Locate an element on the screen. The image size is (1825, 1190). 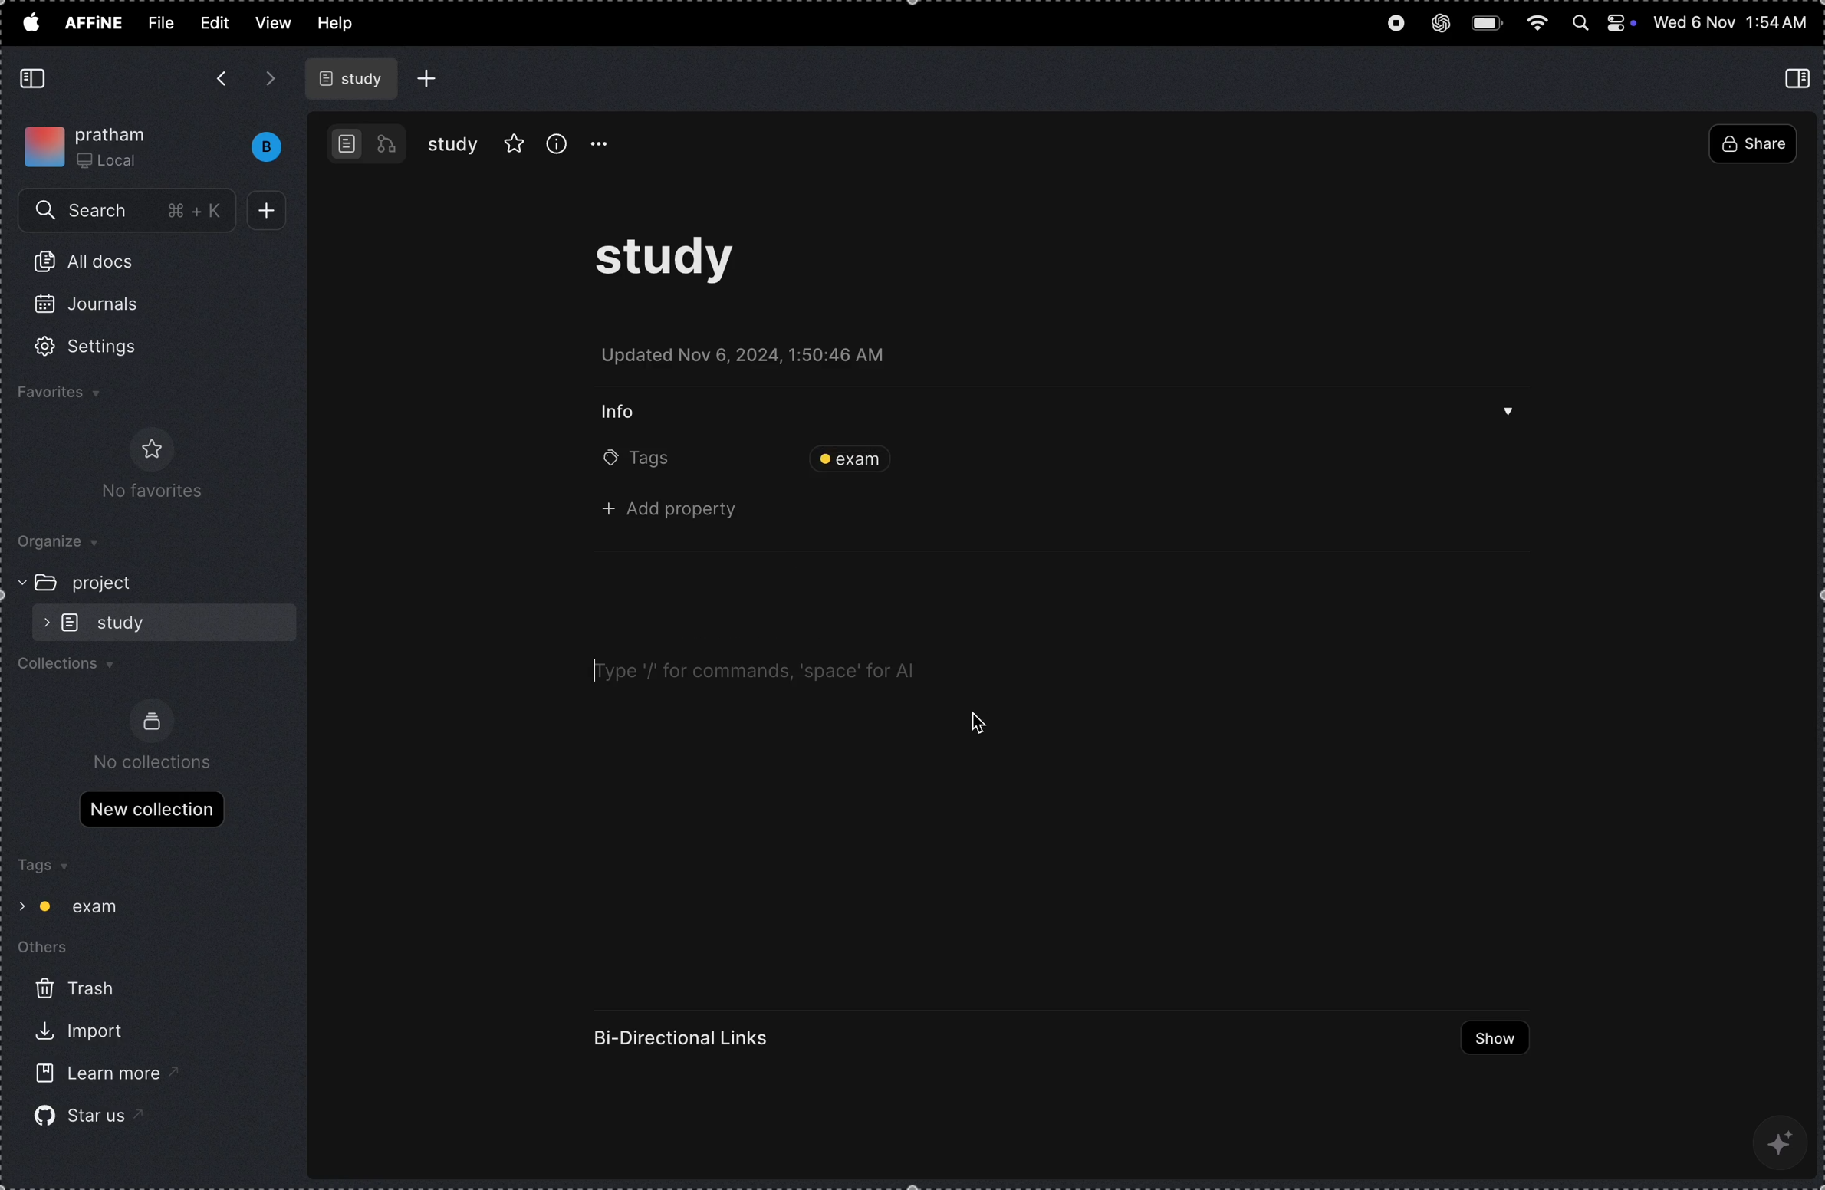
search menu is located at coordinates (130, 212).